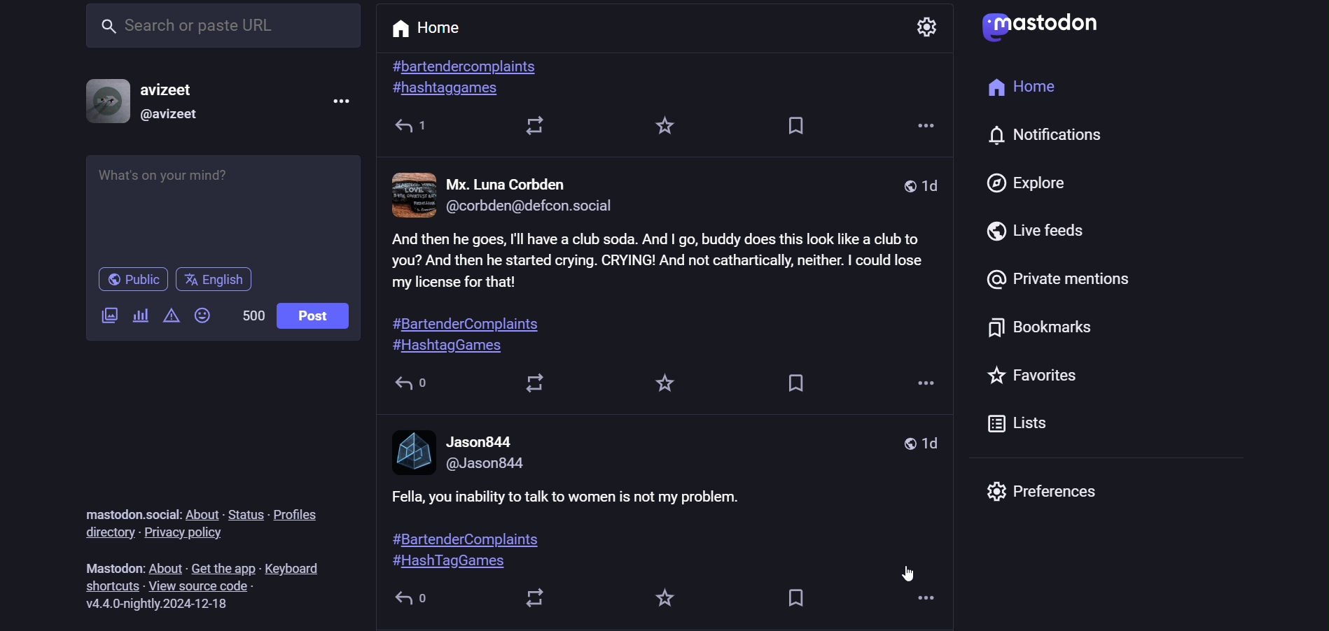  Describe the element at coordinates (414, 450) in the screenshot. I see `image` at that location.